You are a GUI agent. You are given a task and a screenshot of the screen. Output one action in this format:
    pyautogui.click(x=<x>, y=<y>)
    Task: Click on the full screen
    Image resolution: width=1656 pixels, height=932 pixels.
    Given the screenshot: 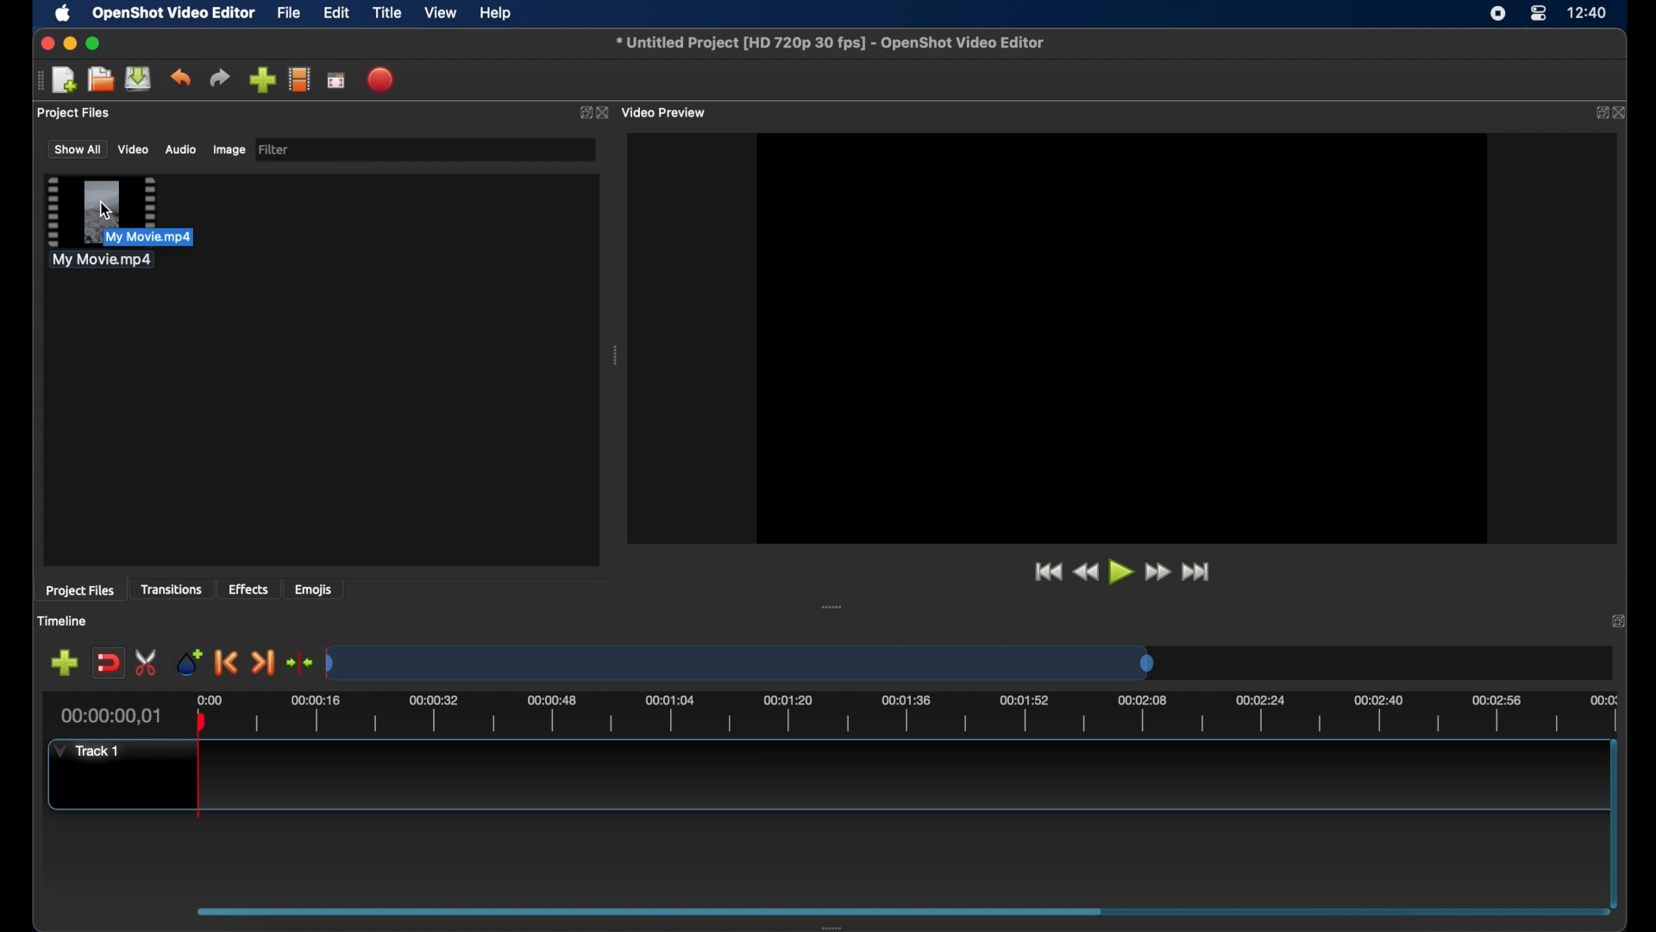 What is the action you would take?
    pyautogui.click(x=336, y=81)
    